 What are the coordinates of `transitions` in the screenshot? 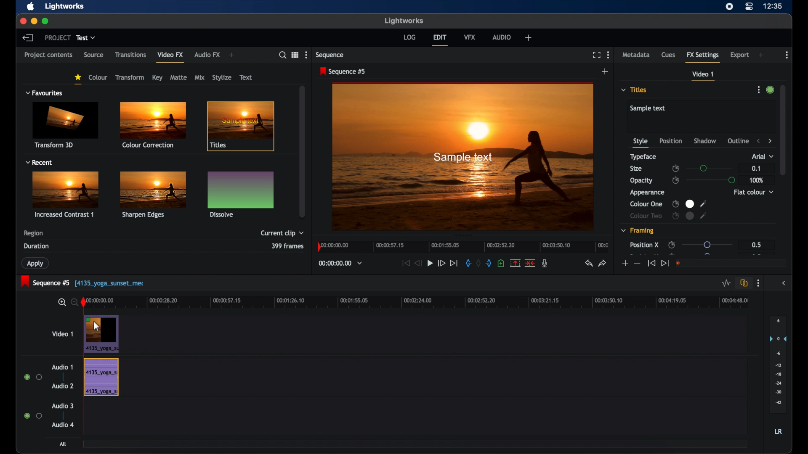 It's located at (131, 55).